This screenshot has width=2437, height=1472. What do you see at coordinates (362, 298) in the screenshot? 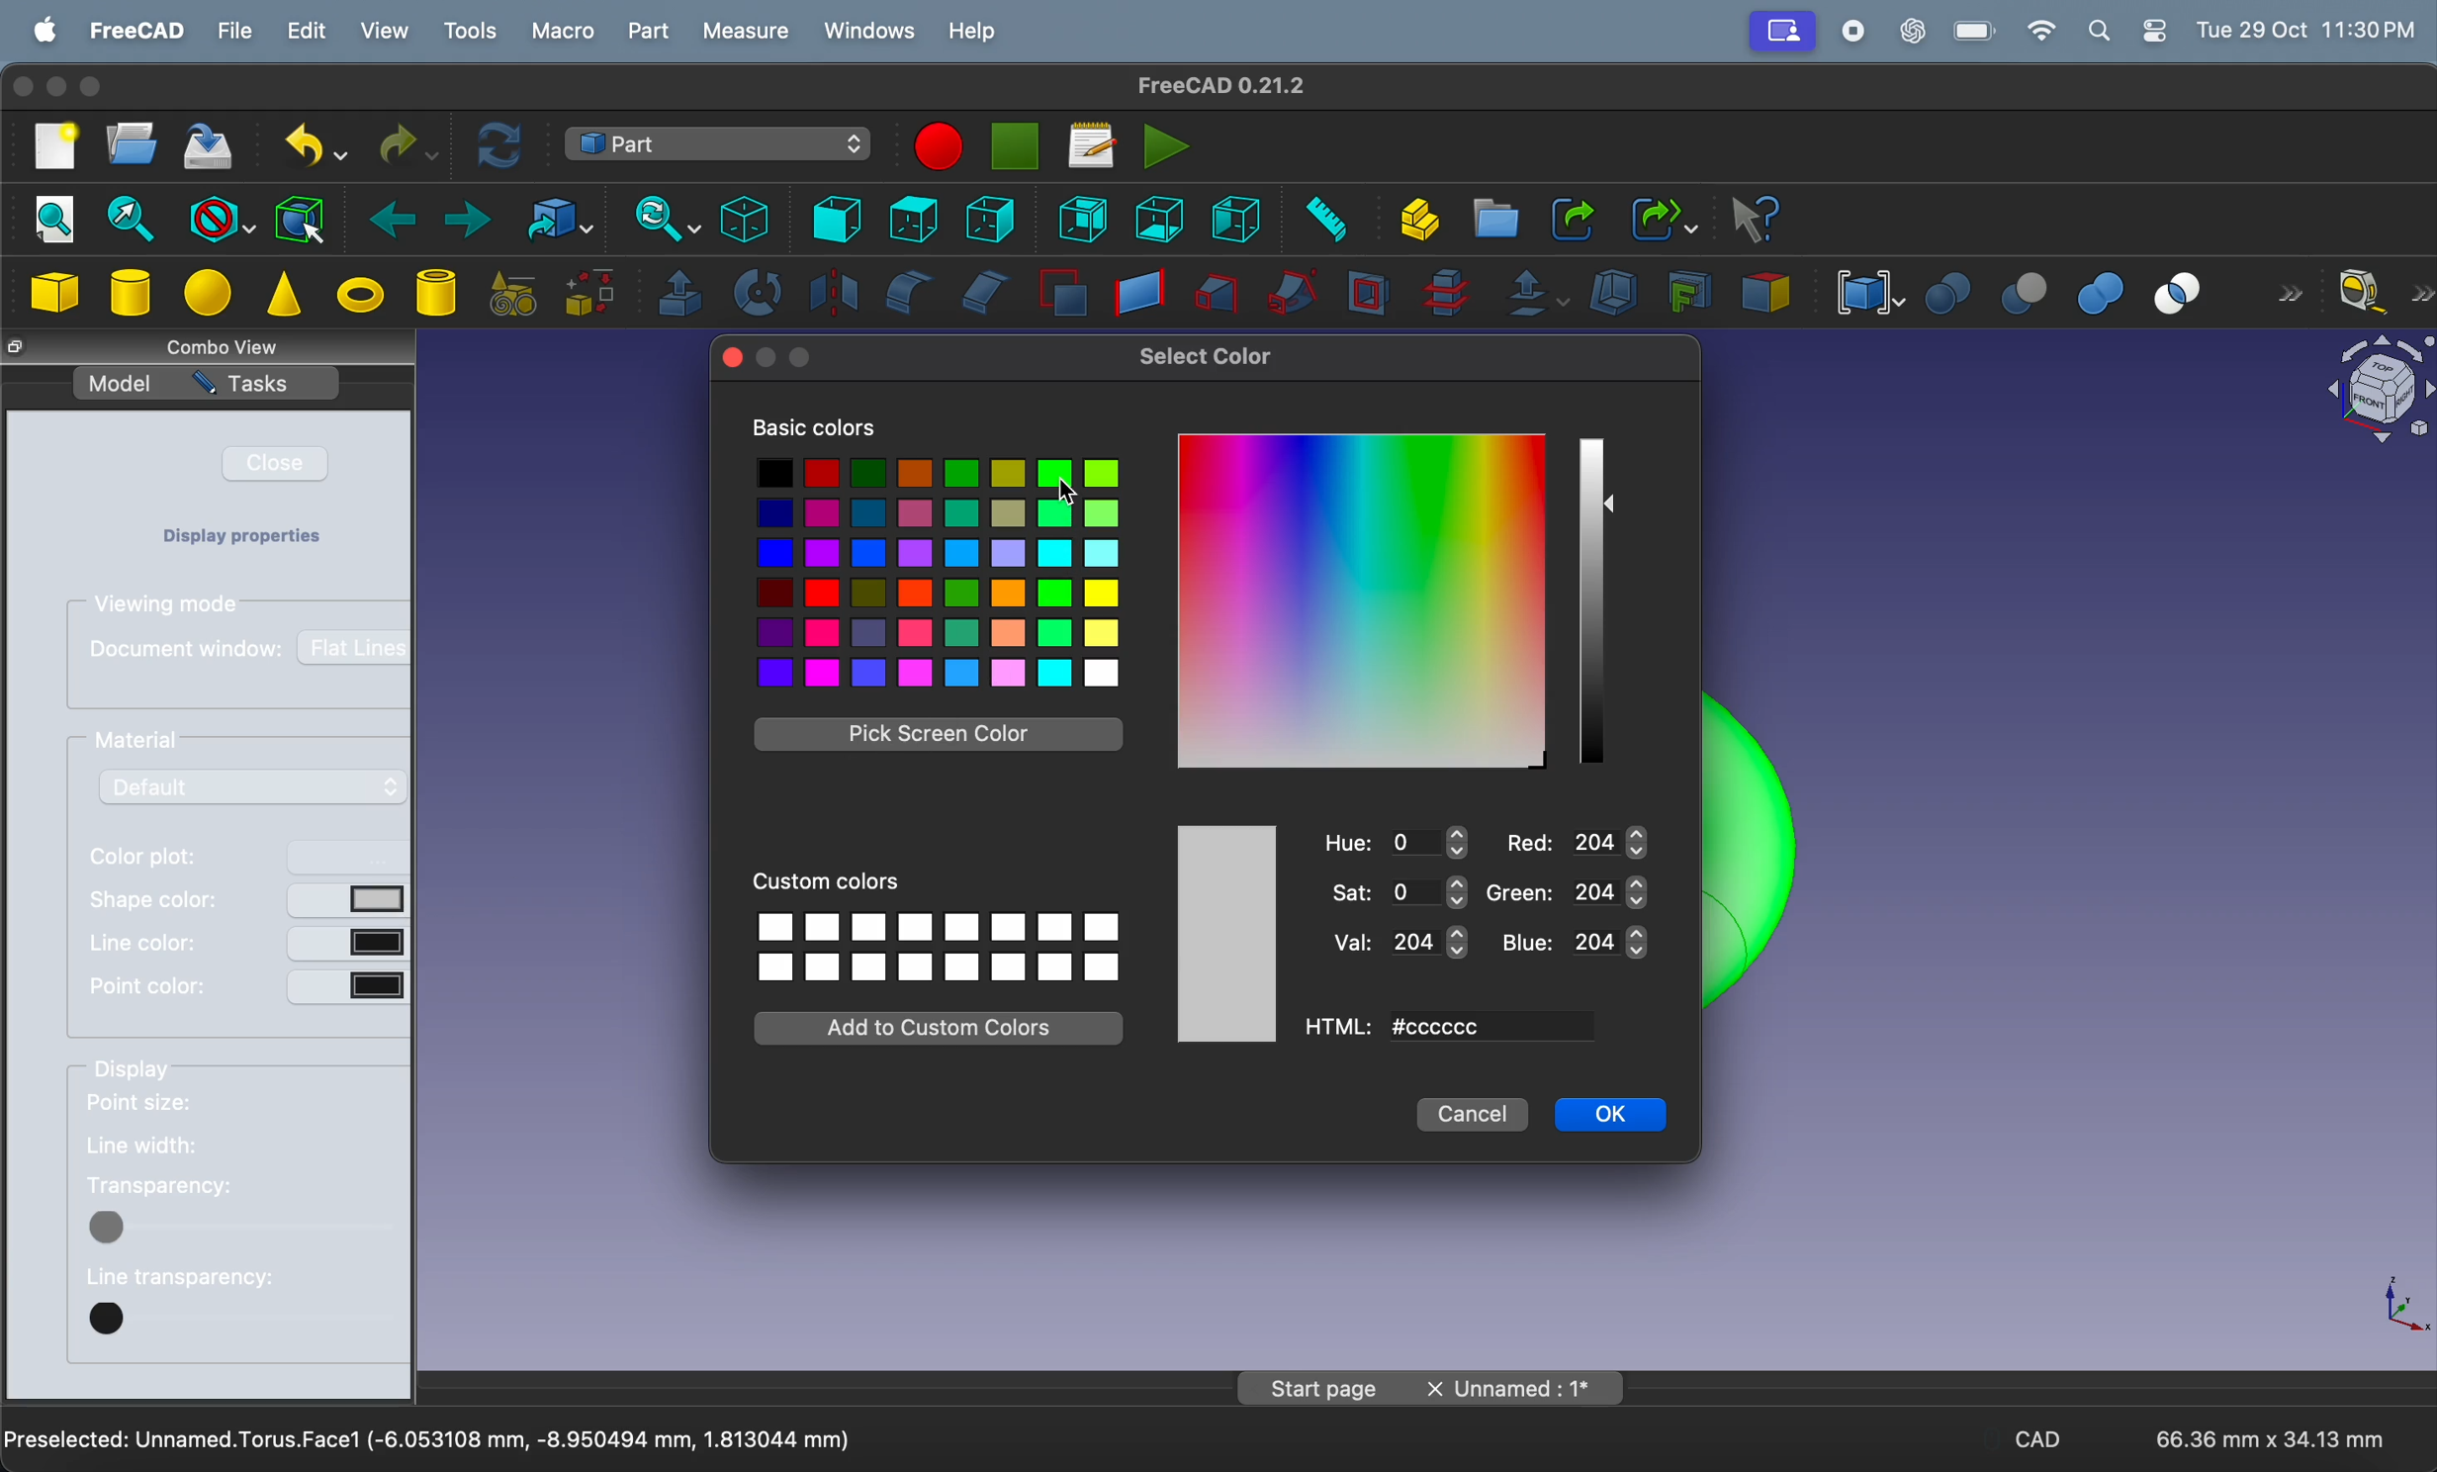
I see `torus` at bounding box center [362, 298].